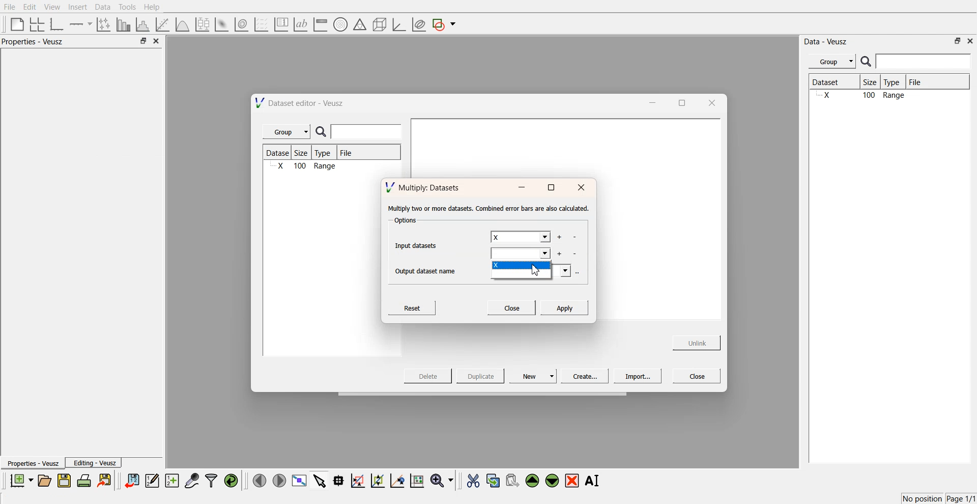 This screenshot has height=504, width=977. I want to click on Apply, so click(564, 307).